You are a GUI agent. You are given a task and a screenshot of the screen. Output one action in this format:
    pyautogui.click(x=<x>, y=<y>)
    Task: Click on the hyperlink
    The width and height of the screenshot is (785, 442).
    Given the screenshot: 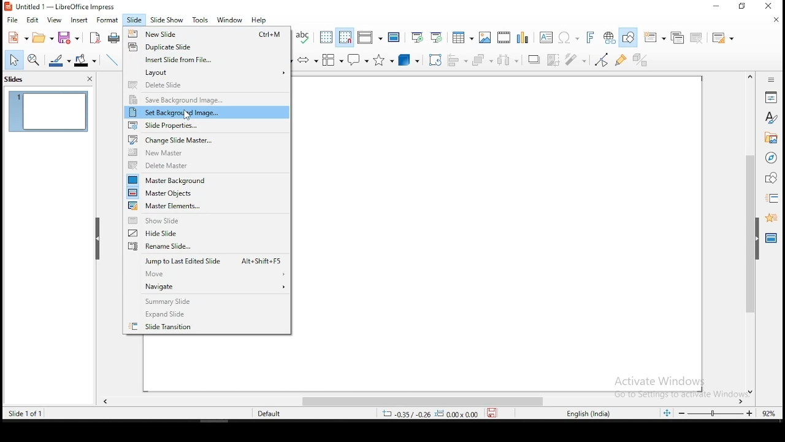 What is the action you would take?
    pyautogui.click(x=609, y=38)
    